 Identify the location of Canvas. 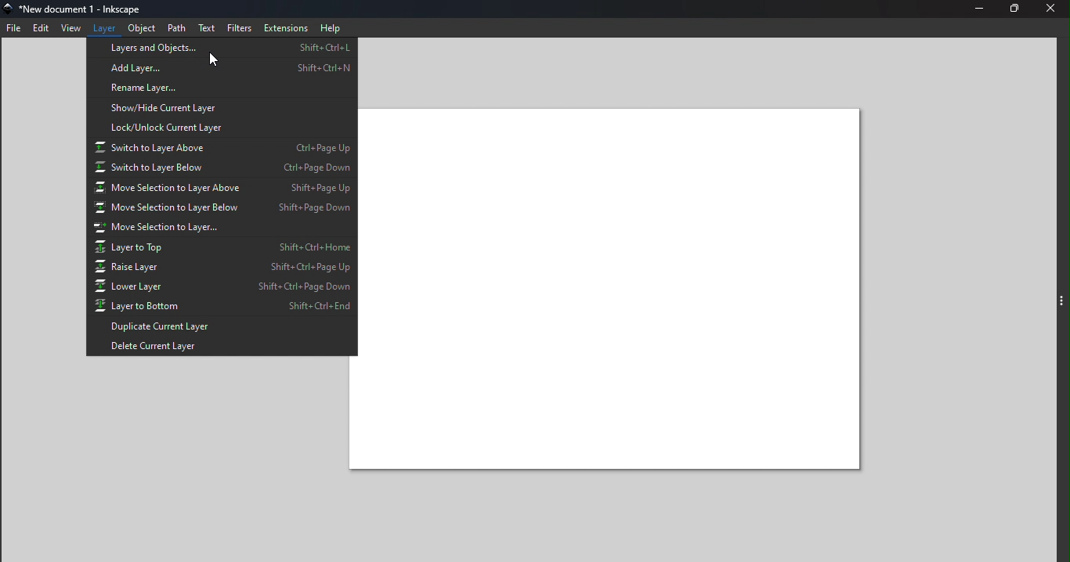
(613, 290).